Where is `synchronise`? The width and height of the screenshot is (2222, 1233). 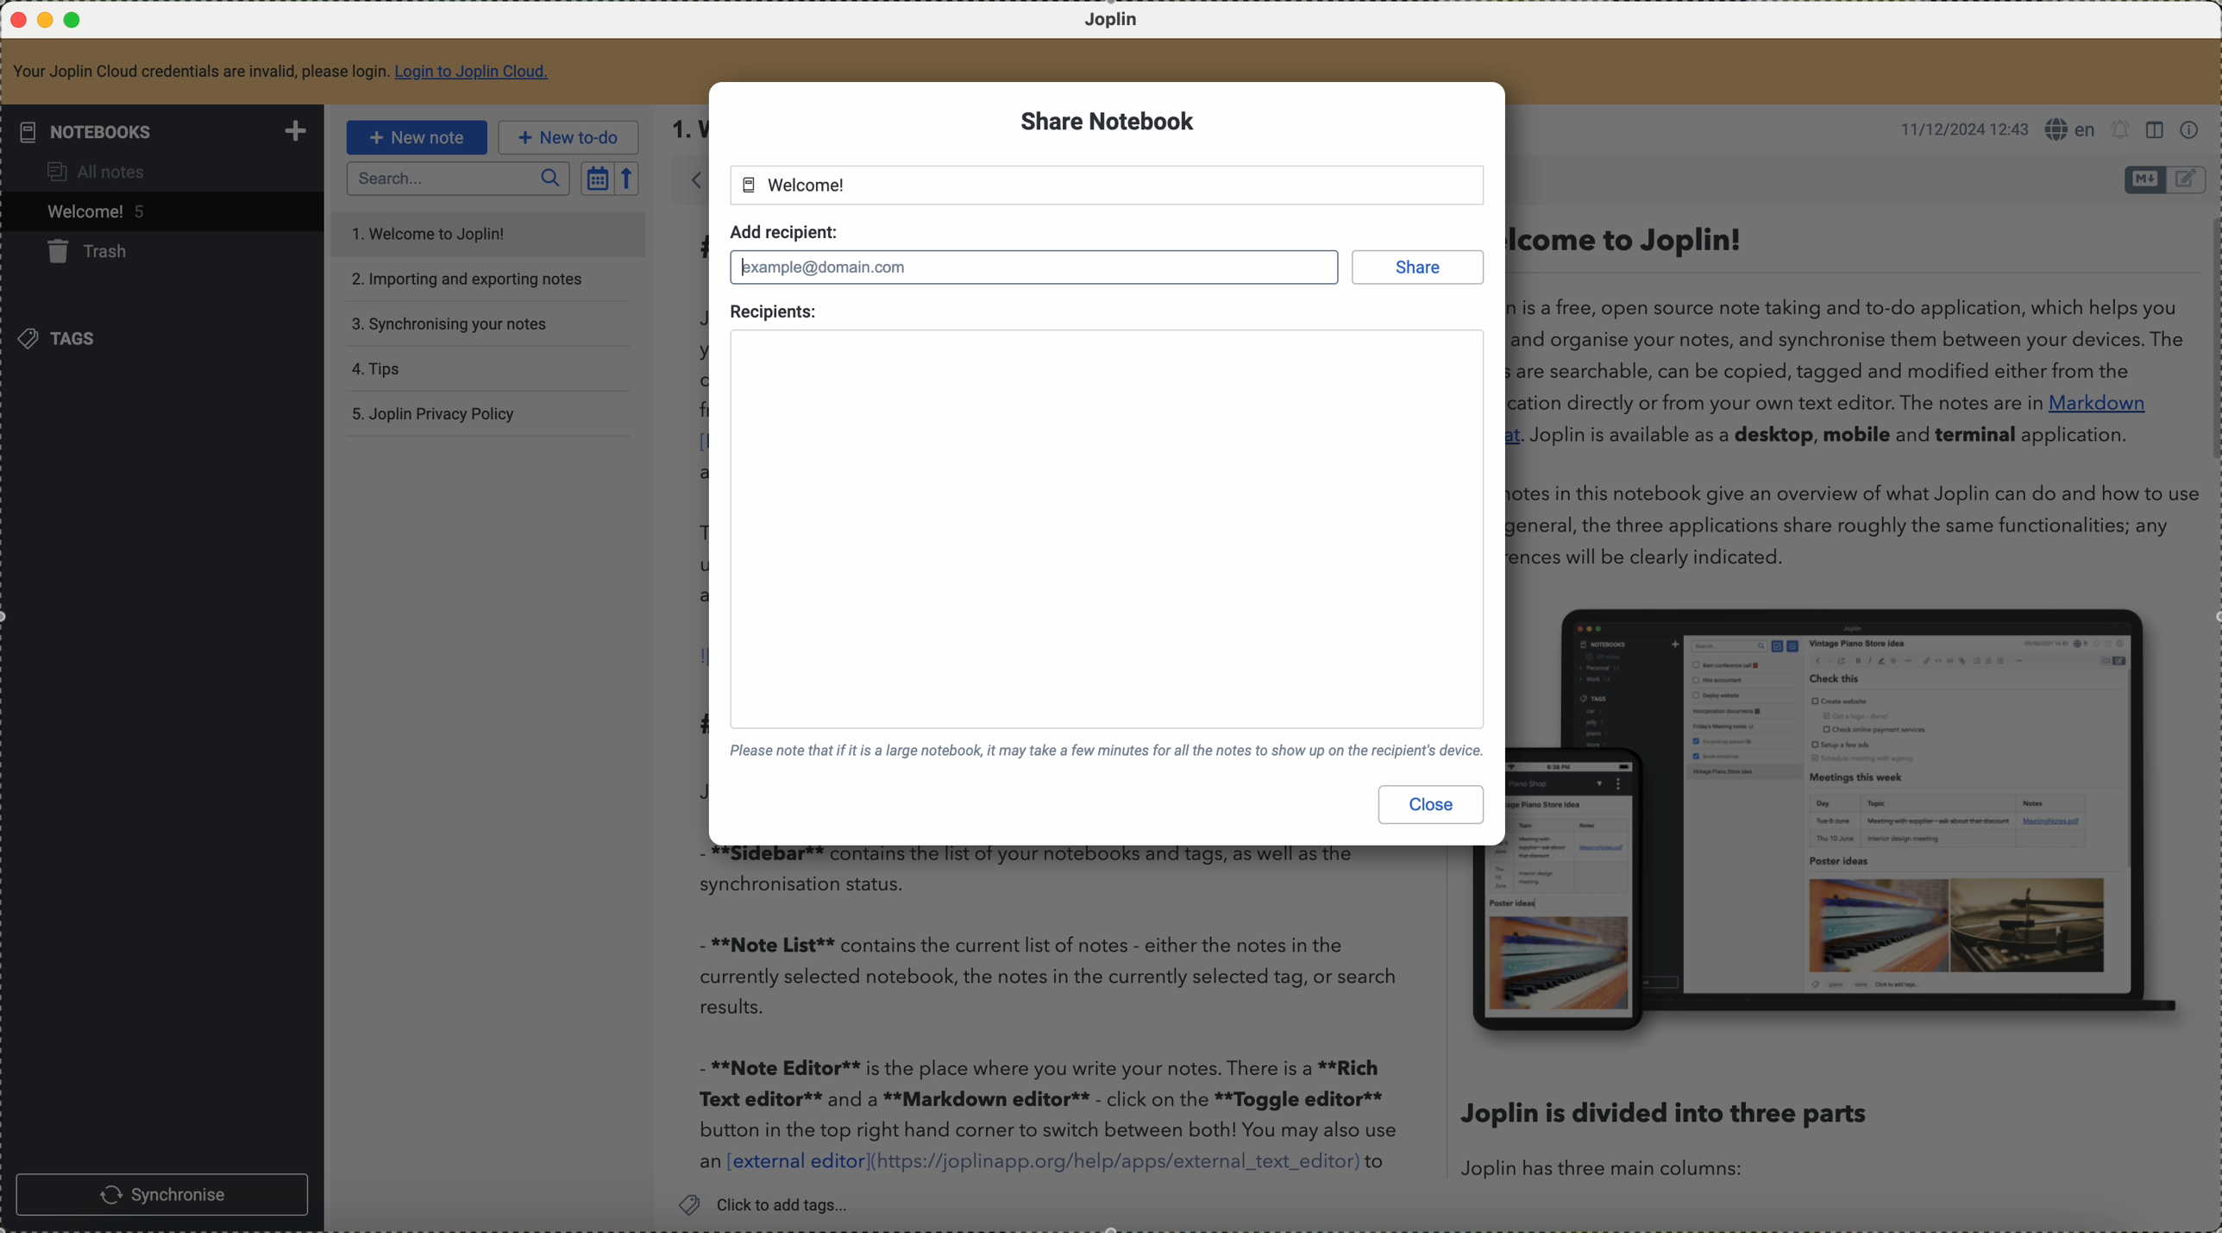 synchronise is located at coordinates (162, 1193).